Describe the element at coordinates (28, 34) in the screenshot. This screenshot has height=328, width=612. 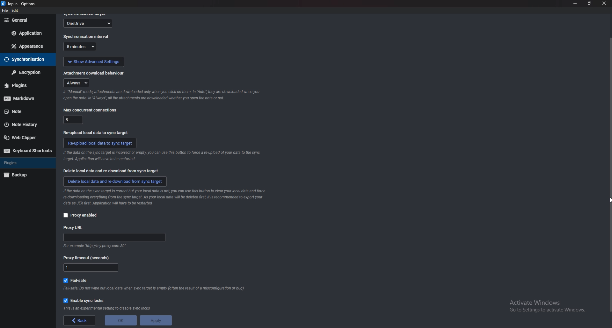
I see `application` at that location.